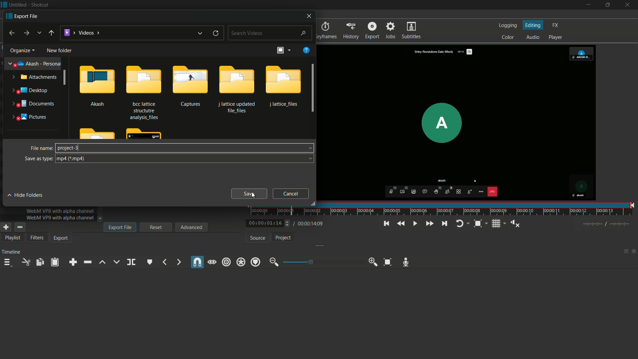 The height and width of the screenshot is (359, 638). Describe the element at coordinates (51, 34) in the screenshot. I see `back` at that location.